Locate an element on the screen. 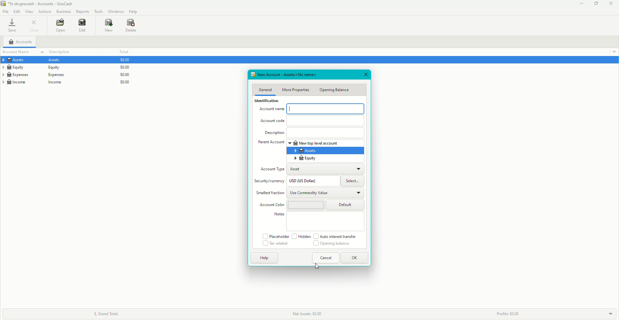 The height and width of the screenshot is (320, 619). Select is located at coordinates (353, 181).